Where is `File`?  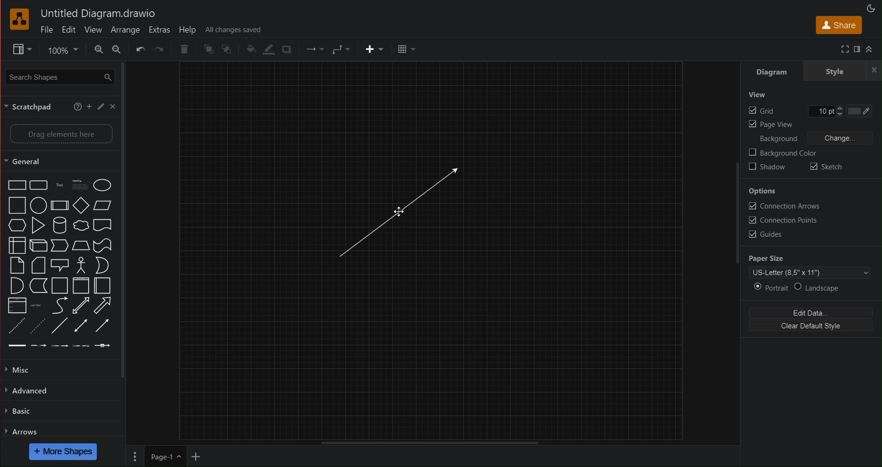 File is located at coordinates (47, 30).